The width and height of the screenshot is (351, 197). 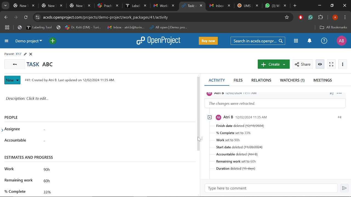 I want to click on #3, so click(x=331, y=94).